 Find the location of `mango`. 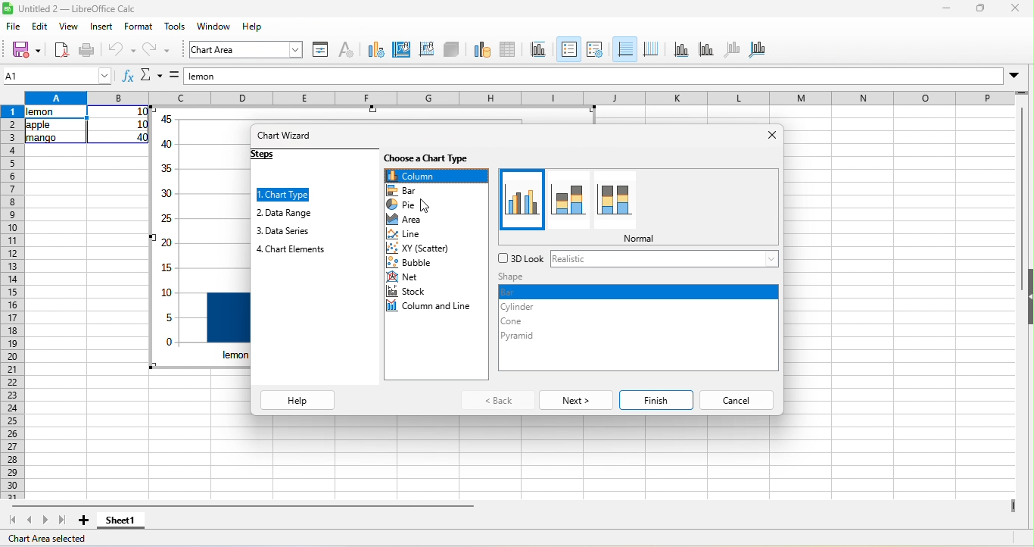

mango is located at coordinates (40, 140).